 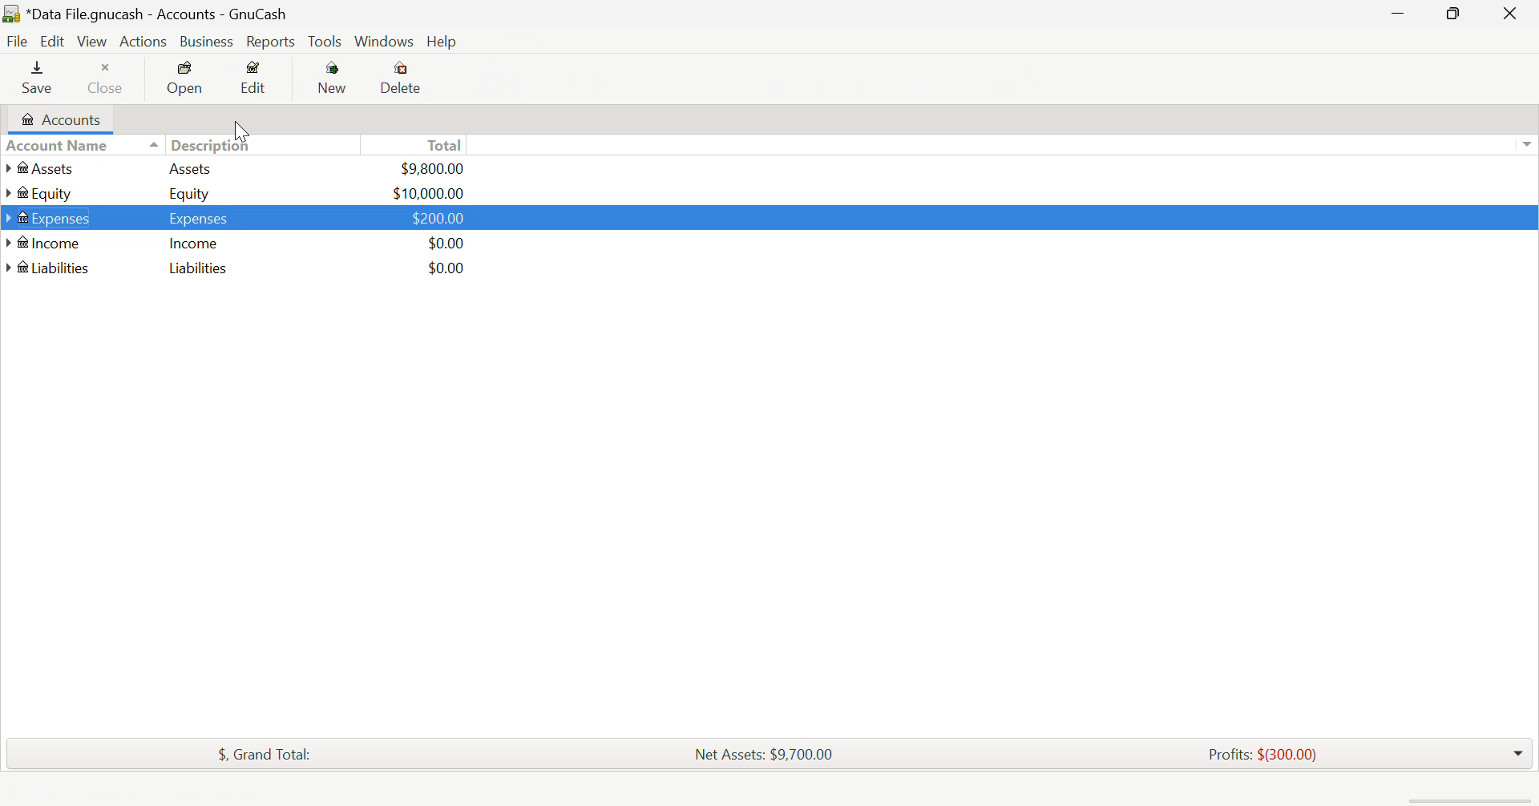 I want to click on *Data File.gnucash - Accounts - GnuCash, so click(x=157, y=14).